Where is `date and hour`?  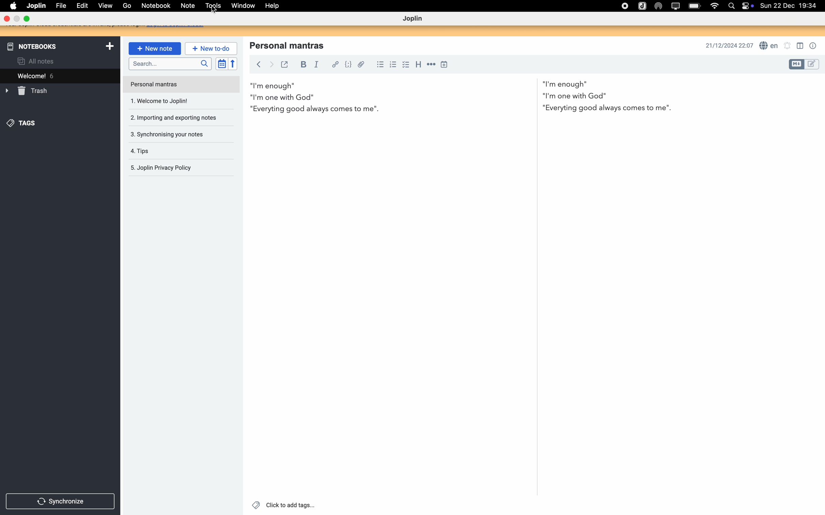
date and hour is located at coordinates (727, 46).